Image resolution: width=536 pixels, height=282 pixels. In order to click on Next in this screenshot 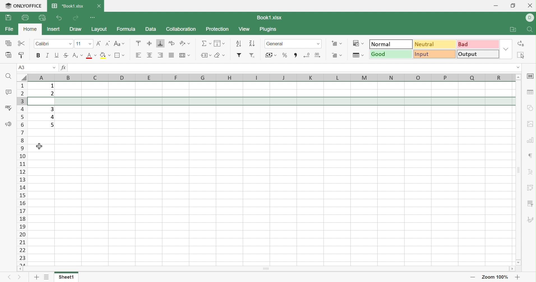, I will do `click(19, 277)`.